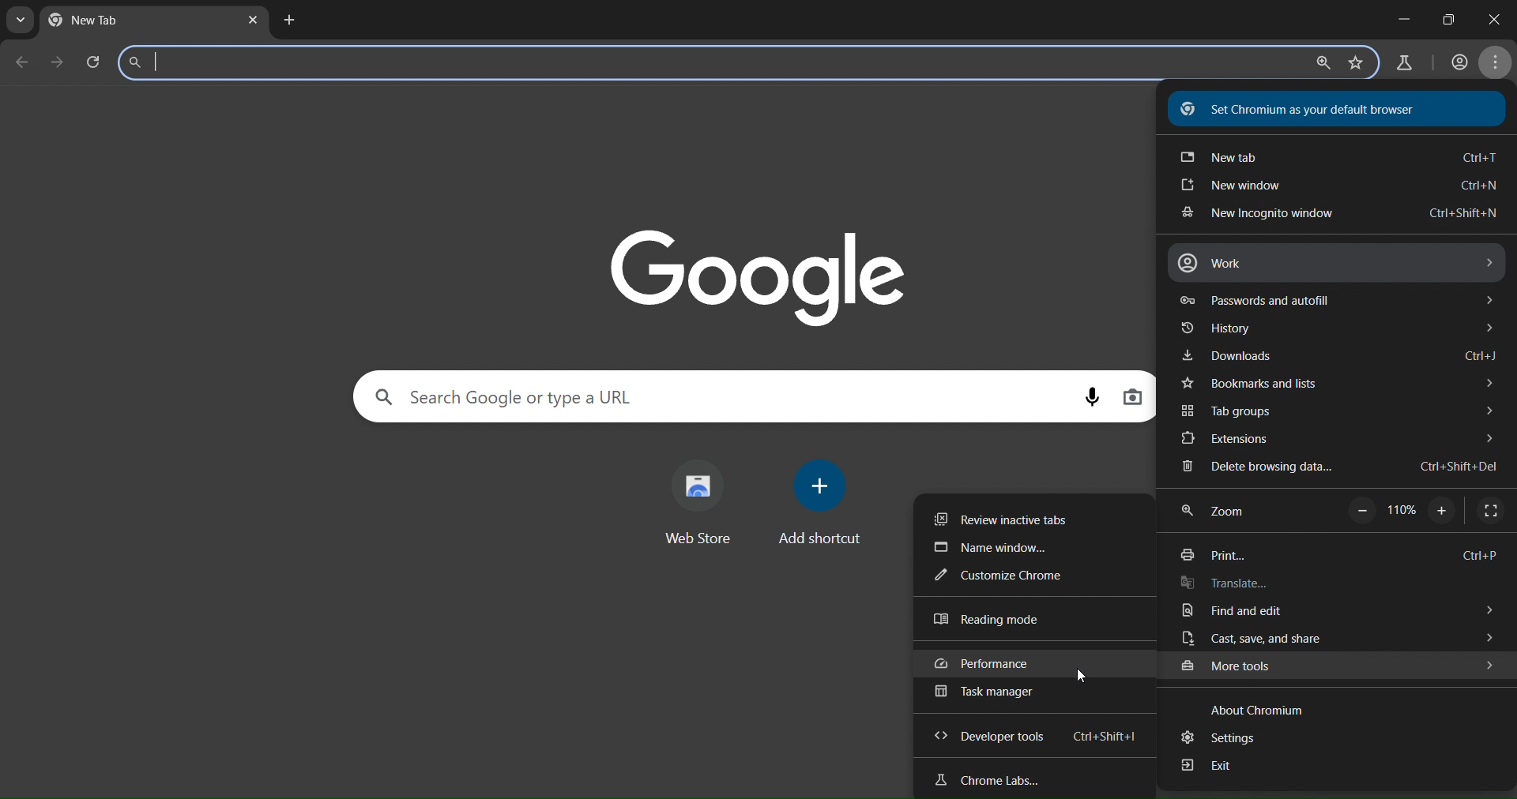  What do you see at coordinates (1333, 557) in the screenshot?
I see `print` at bounding box center [1333, 557].